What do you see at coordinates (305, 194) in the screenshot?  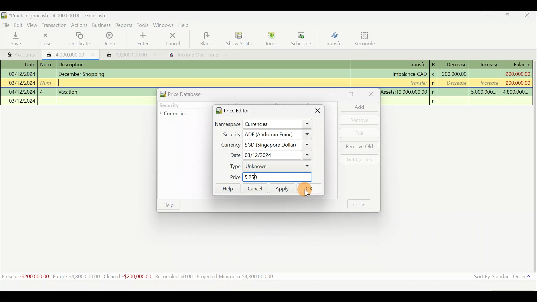 I see `Cursor` at bounding box center [305, 194].